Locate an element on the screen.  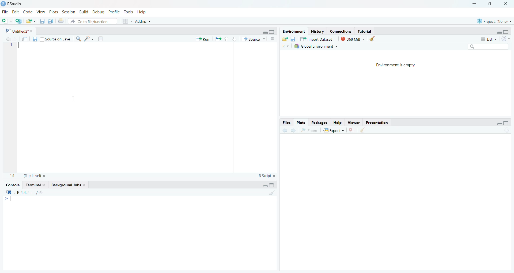
clear is located at coordinates (373, 39).